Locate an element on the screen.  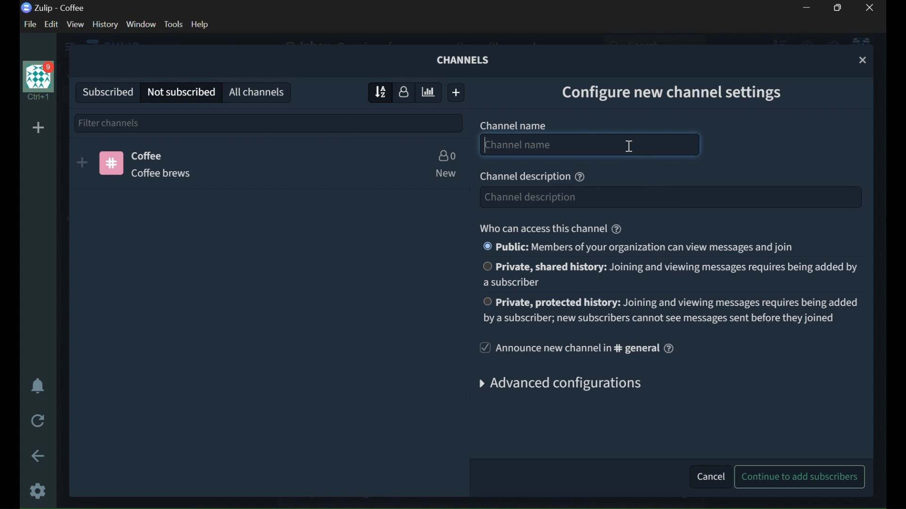
ENABLE DO NOT DISTURBE is located at coordinates (38, 387).